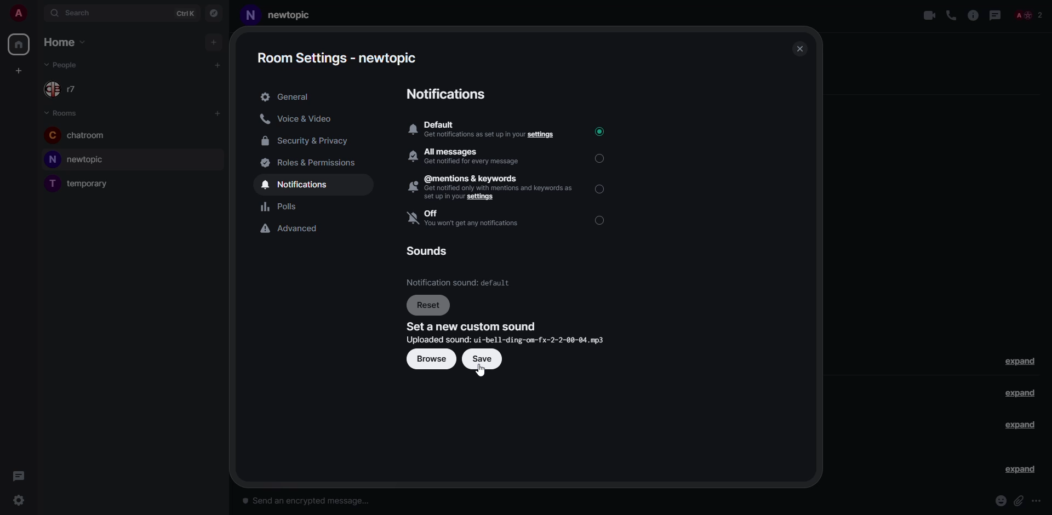  What do you see at coordinates (1000, 501) in the screenshot?
I see `emoji` at bounding box center [1000, 501].